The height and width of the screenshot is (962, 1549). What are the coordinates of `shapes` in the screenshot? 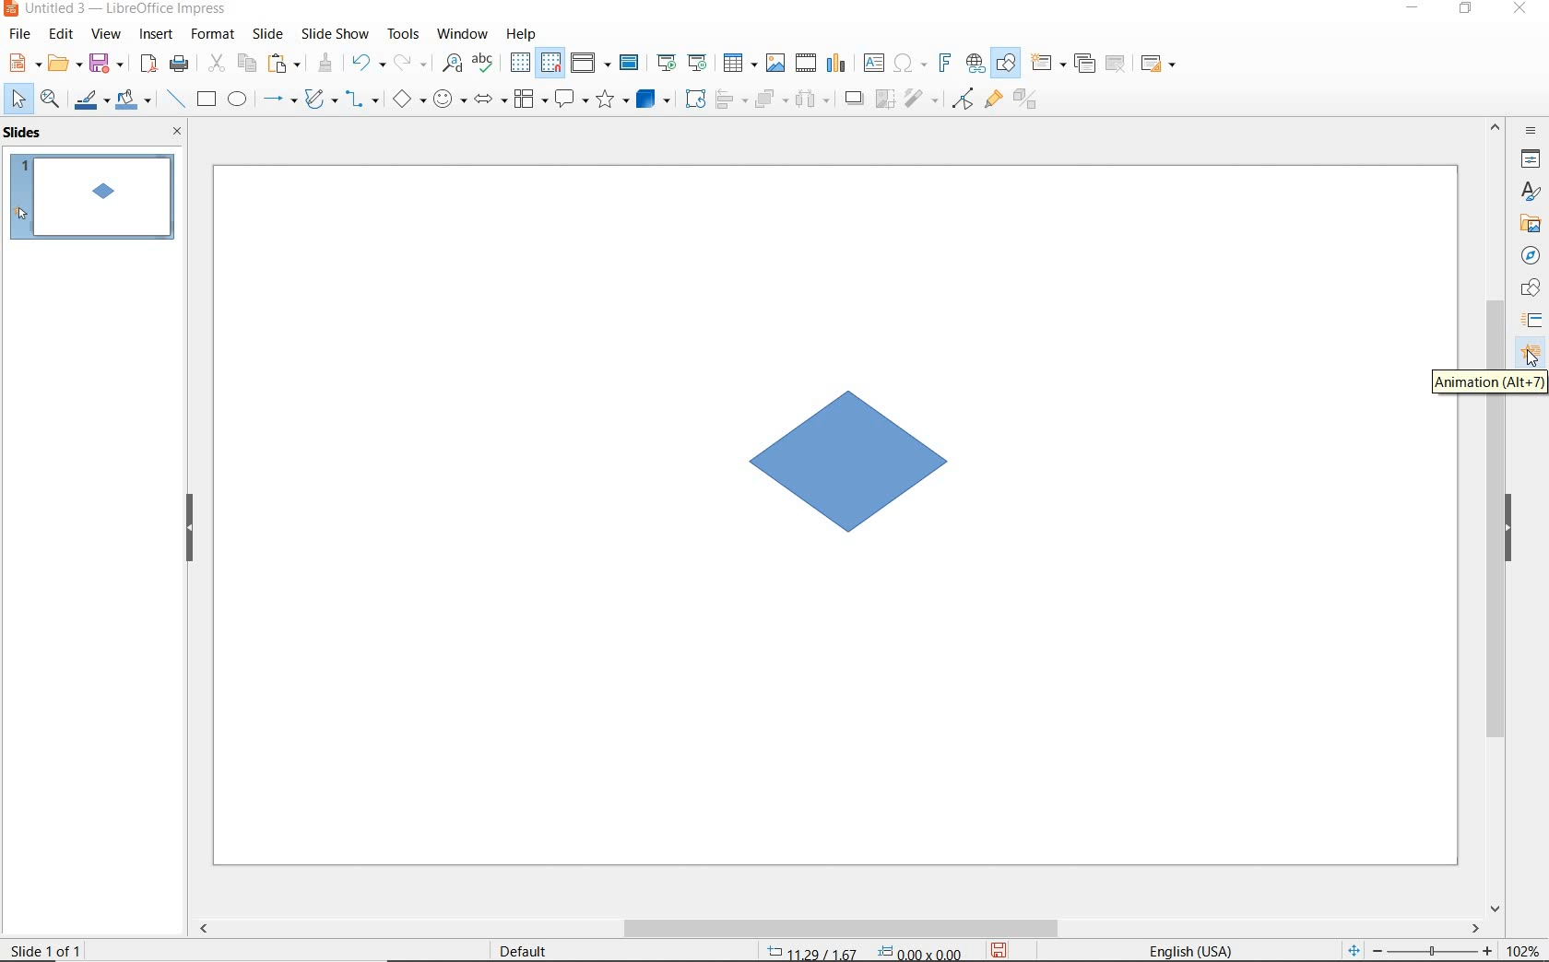 It's located at (1528, 287).